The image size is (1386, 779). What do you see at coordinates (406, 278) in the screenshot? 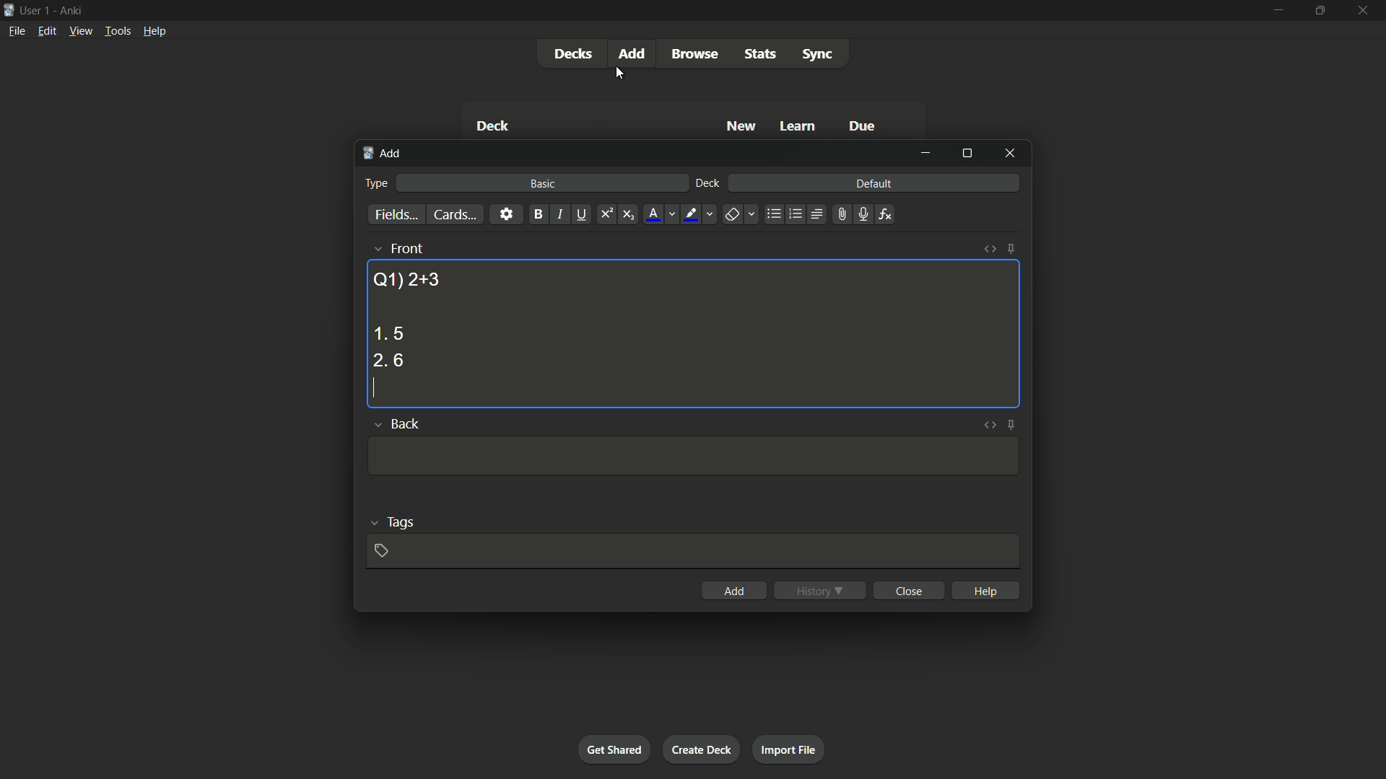
I see `question` at bounding box center [406, 278].